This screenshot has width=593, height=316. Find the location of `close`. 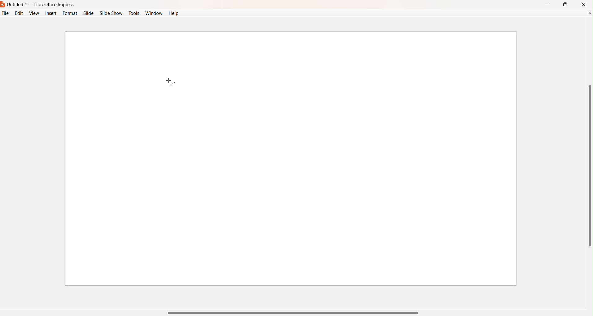

close is located at coordinates (584, 4).